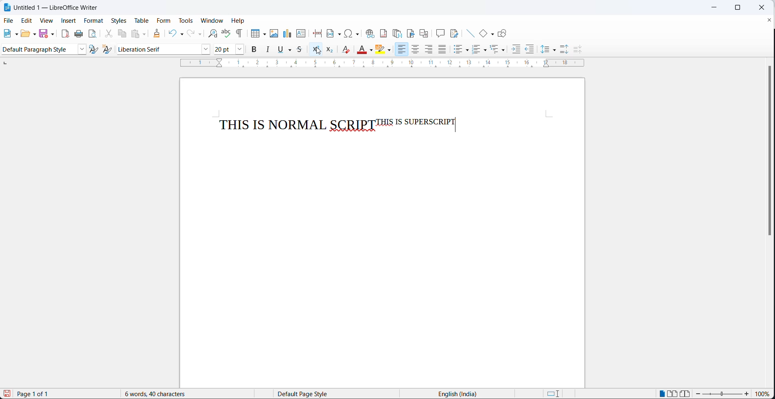 This screenshot has height=399, width=775. What do you see at coordinates (723, 395) in the screenshot?
I see `zoom slider` at bounding box center [723, 395].